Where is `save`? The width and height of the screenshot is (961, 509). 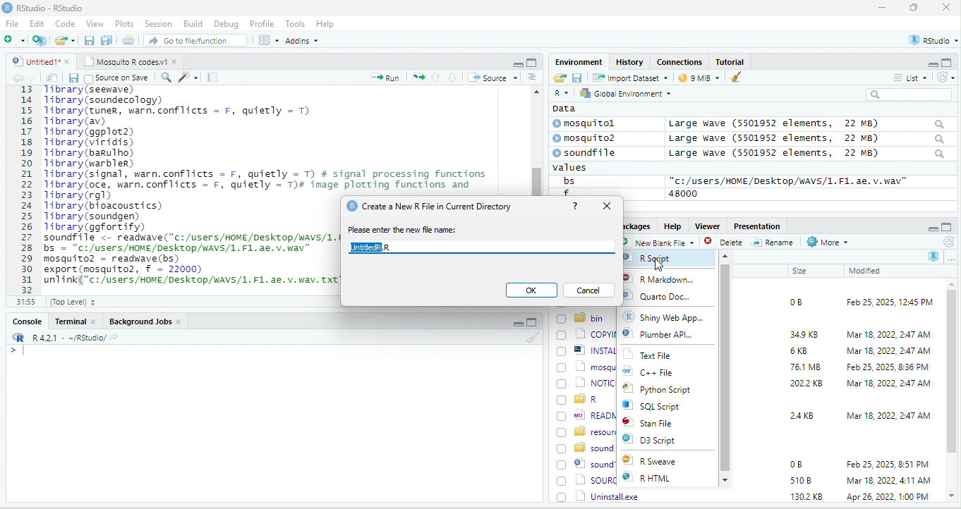
save is located at coordinates (576, 77).